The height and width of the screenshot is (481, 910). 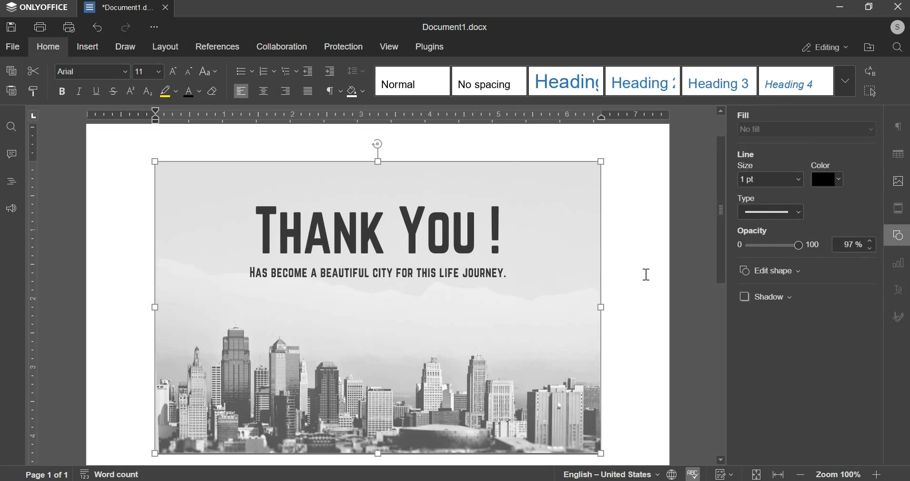 I want to click on decrease indent, so click(x=307, y=71).